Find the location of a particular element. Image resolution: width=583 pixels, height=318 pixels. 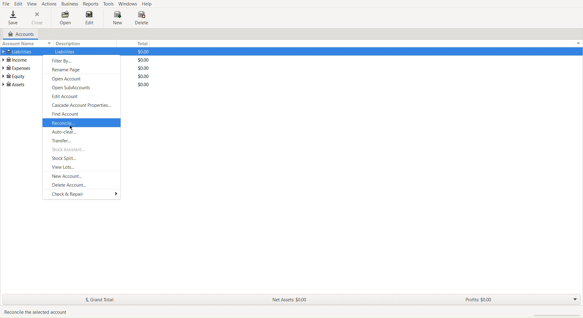

Accounts is located at coordinates (19, 35).